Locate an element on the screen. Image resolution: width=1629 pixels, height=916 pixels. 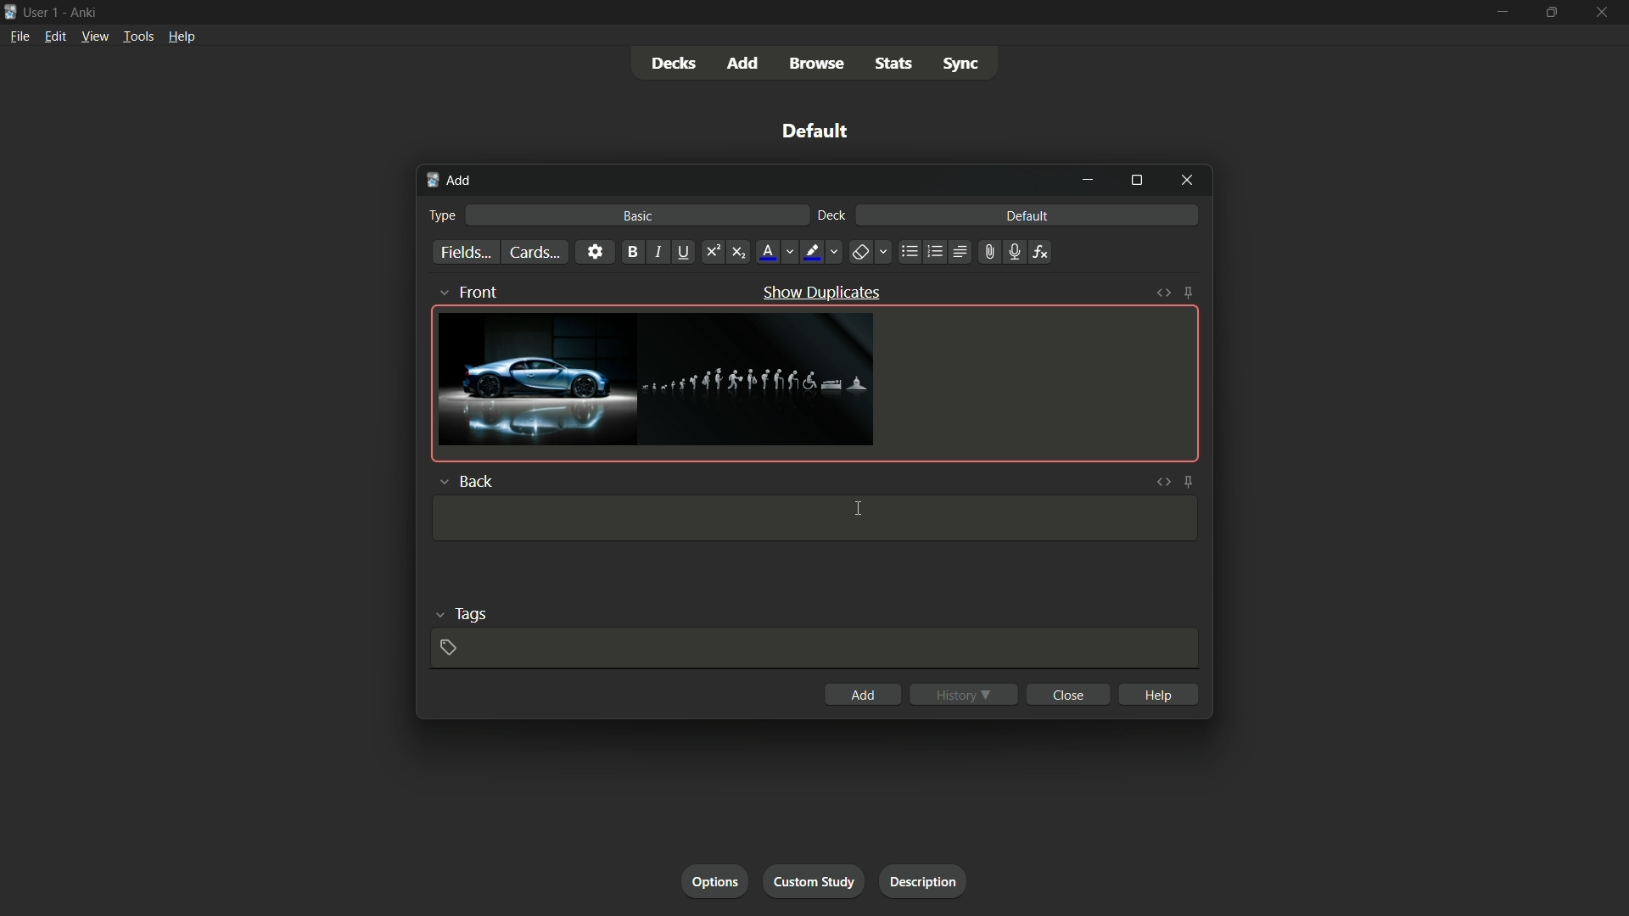
previous location is located at coordinates (934, 251).